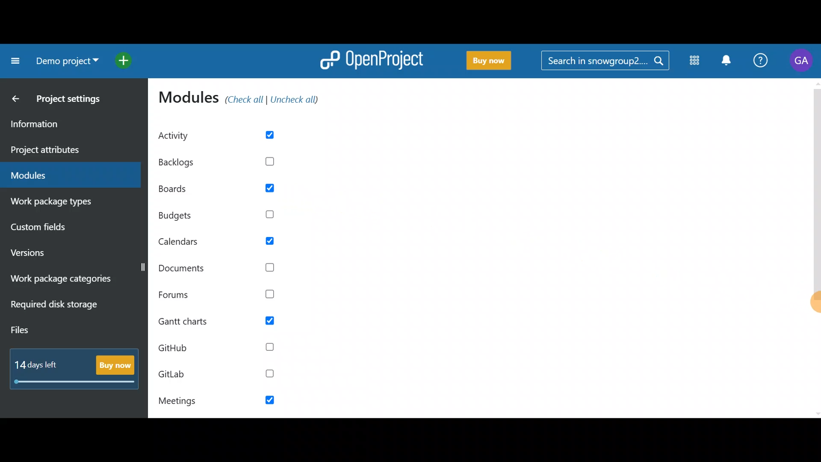 This screenshot has height=462, width=821. What do you see at coordinates (372, 63) in the screenshot?
I see `OpenProject` at bounding box center [372, 63].